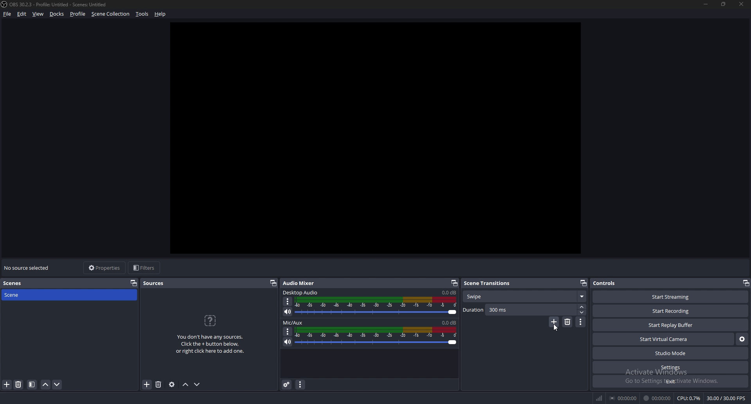 This screenshot has height=404, width=751. I want to click on options, so click(288, 332).